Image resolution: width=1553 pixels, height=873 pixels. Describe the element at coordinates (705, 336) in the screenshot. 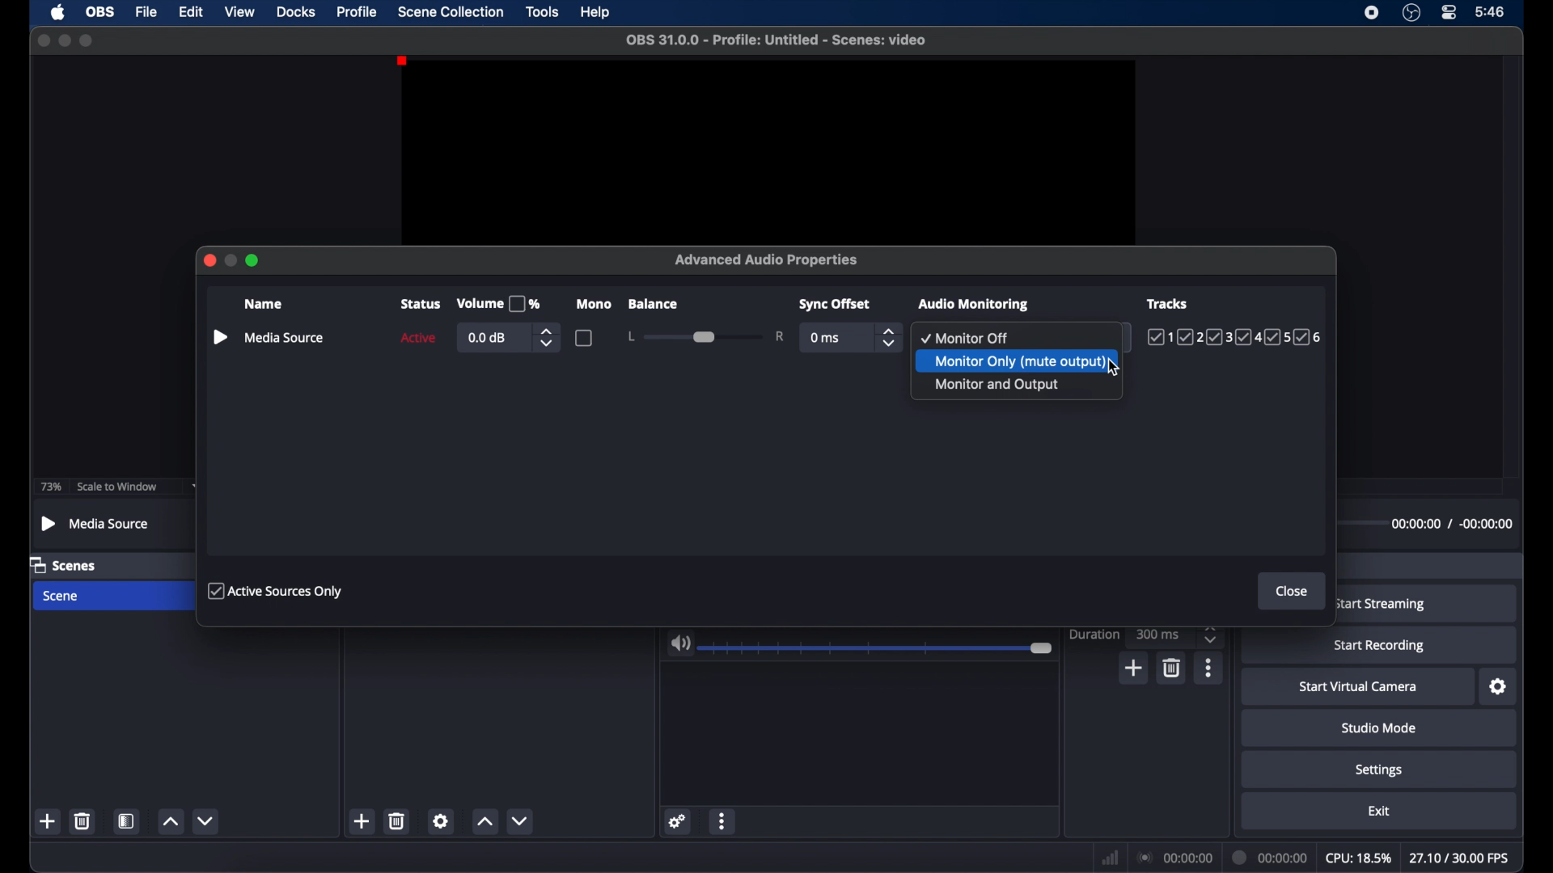

I see `slider` at that location.